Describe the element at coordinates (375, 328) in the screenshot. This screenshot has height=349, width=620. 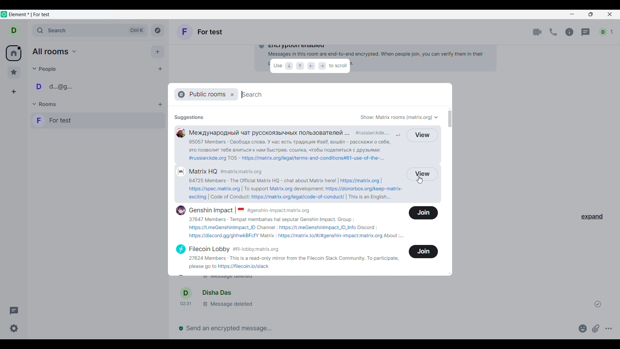
I see `send an encrypted message...` at that location.